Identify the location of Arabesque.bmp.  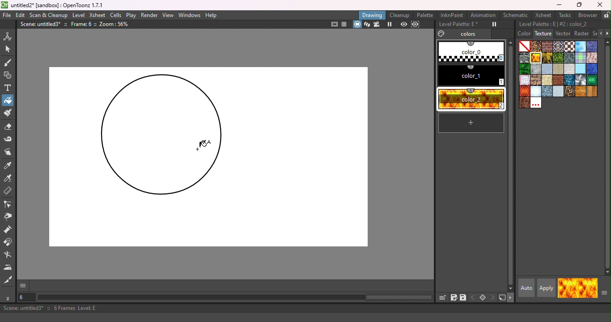
(536, 46).